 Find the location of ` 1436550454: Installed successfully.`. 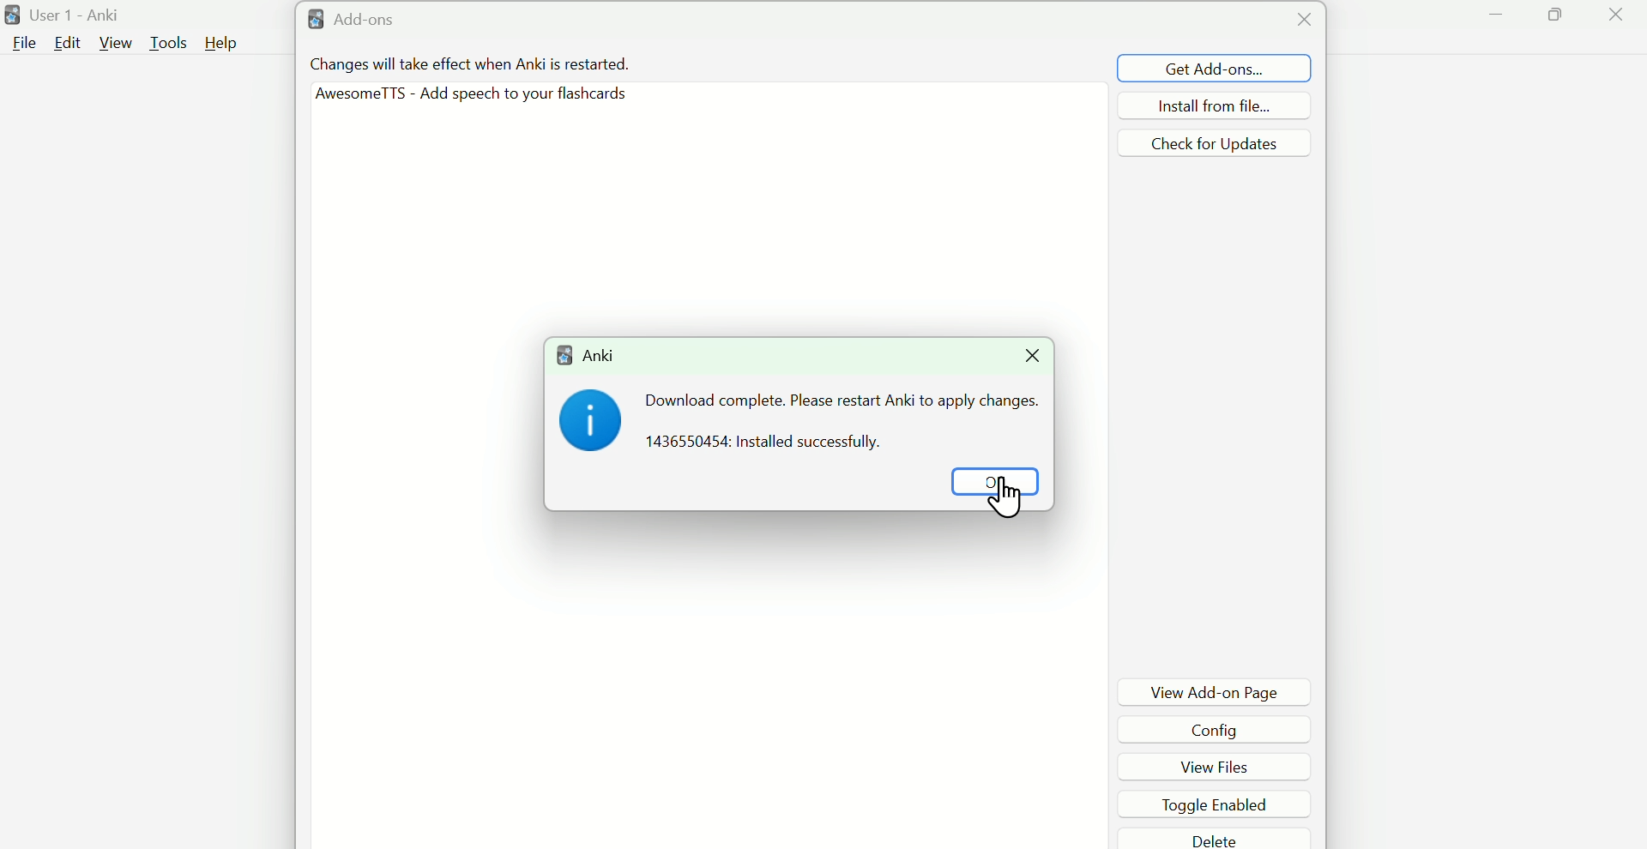

 1436550454: Installed successfully. is located at coordinates (770, 440).